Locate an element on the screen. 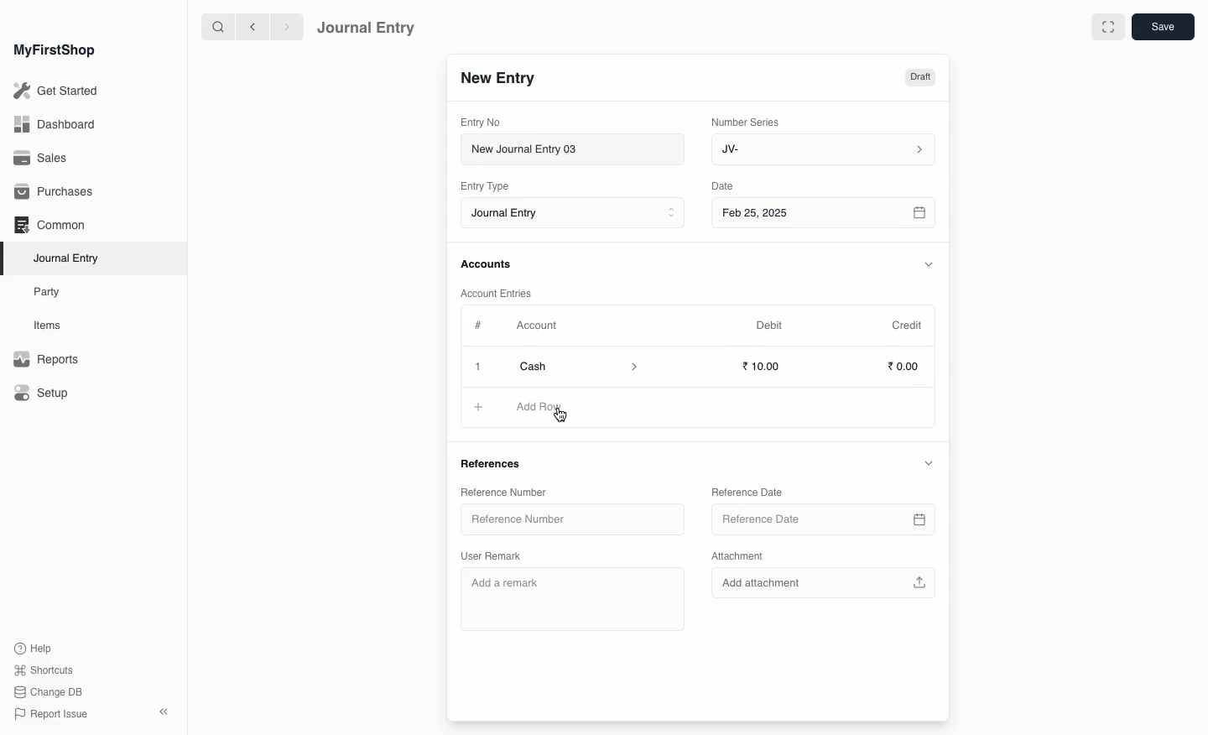  Draft is located at coordinates (919, 79).